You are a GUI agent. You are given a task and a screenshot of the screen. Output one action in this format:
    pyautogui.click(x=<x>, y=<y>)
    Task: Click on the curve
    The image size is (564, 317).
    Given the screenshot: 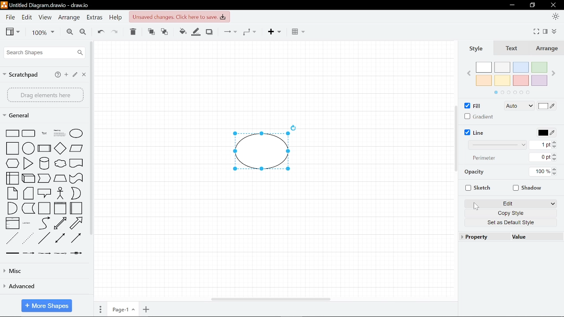 What is the action you would take?
    pyautogui.click(x=43, y=223)
    